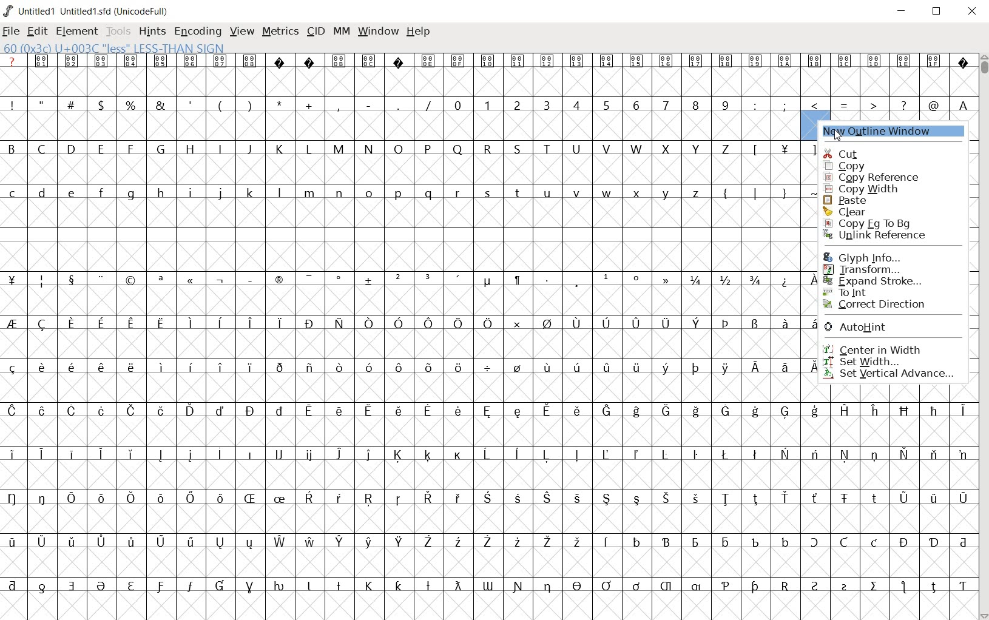 This screenshot has width=989, height=620. Describe the element at coordinates (873, 281) in the screenshot. I see `Expand Stroke` at that location.